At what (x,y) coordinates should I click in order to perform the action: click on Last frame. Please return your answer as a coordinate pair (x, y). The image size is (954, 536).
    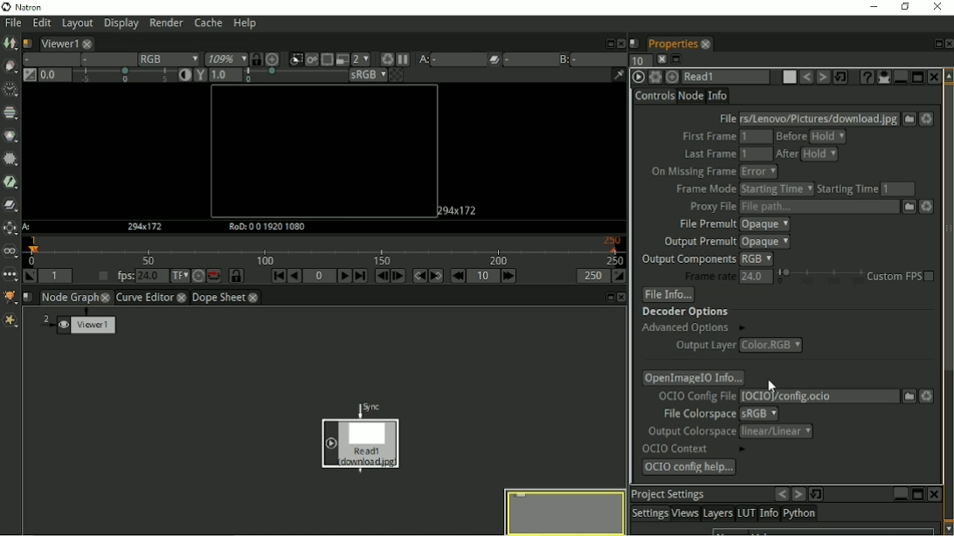
    Looking at the image, I should click on (361, 277).